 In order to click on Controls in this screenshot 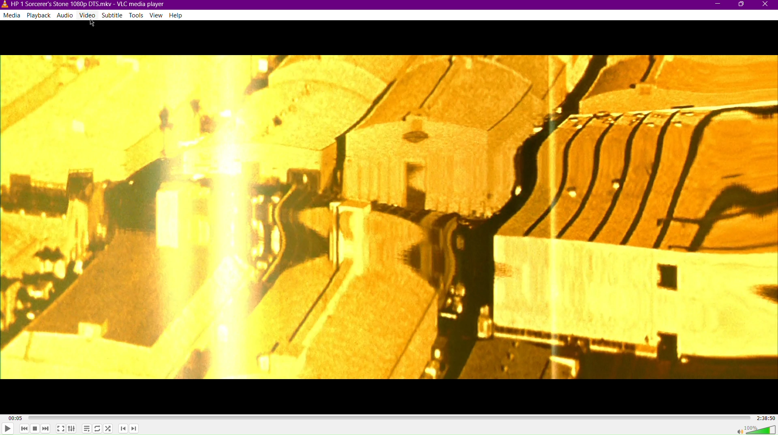, I will do `click(72, 430)`.